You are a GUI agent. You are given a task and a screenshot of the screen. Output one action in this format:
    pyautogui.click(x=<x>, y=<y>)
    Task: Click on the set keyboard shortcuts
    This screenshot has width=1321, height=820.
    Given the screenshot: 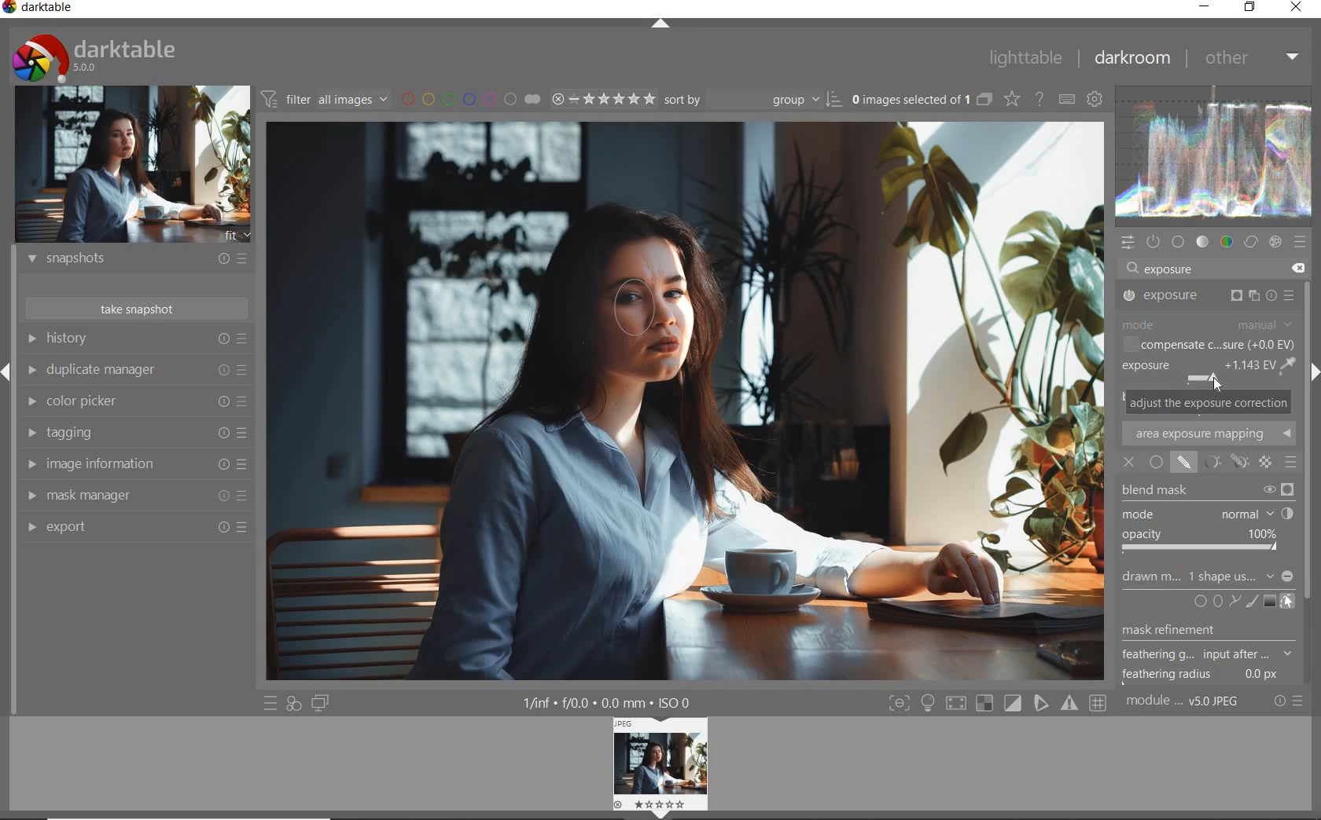 What is the action you would take?
    pyautogui.click(x=1065, y=99)
    